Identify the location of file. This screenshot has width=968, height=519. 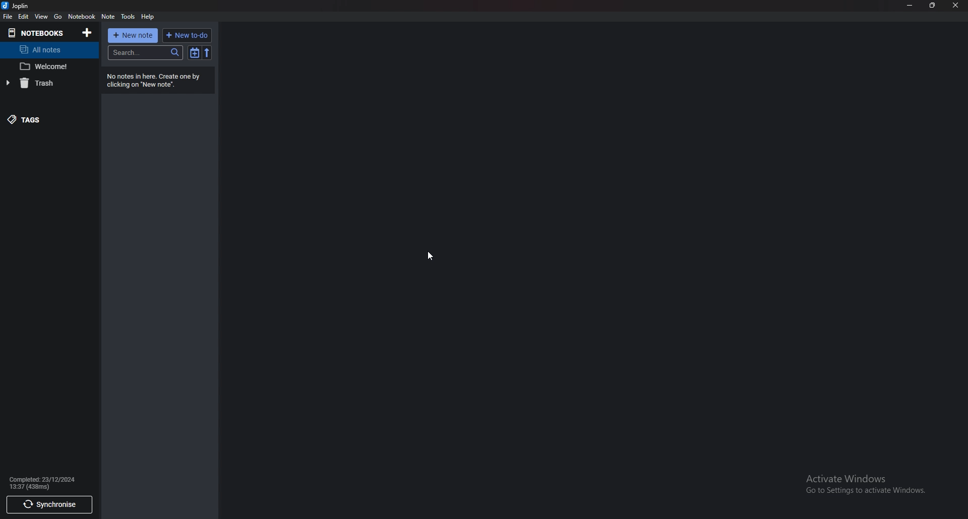
(8, 17).